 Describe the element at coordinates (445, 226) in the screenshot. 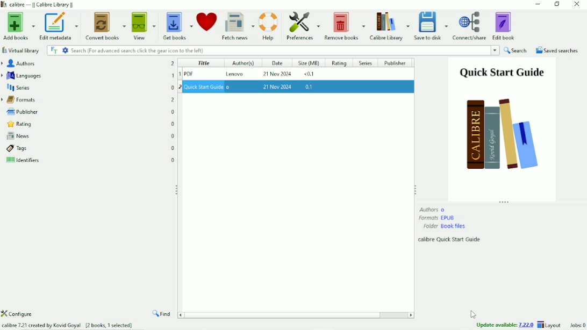

I see `Folder` at that location.